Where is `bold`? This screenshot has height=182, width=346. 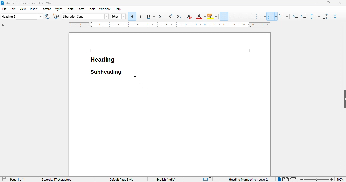 bold is located at coordinates (132, 16).